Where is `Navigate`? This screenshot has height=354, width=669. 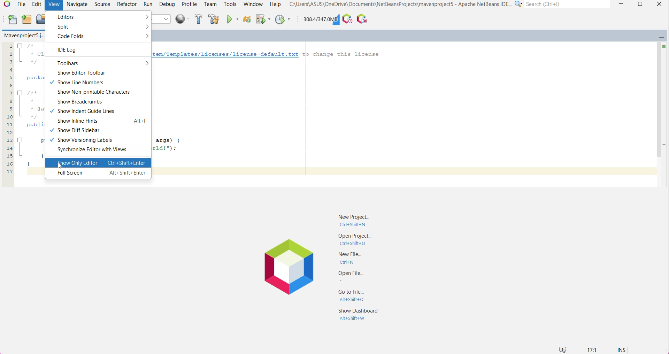 Navigate is located at coordinates (77, 4).